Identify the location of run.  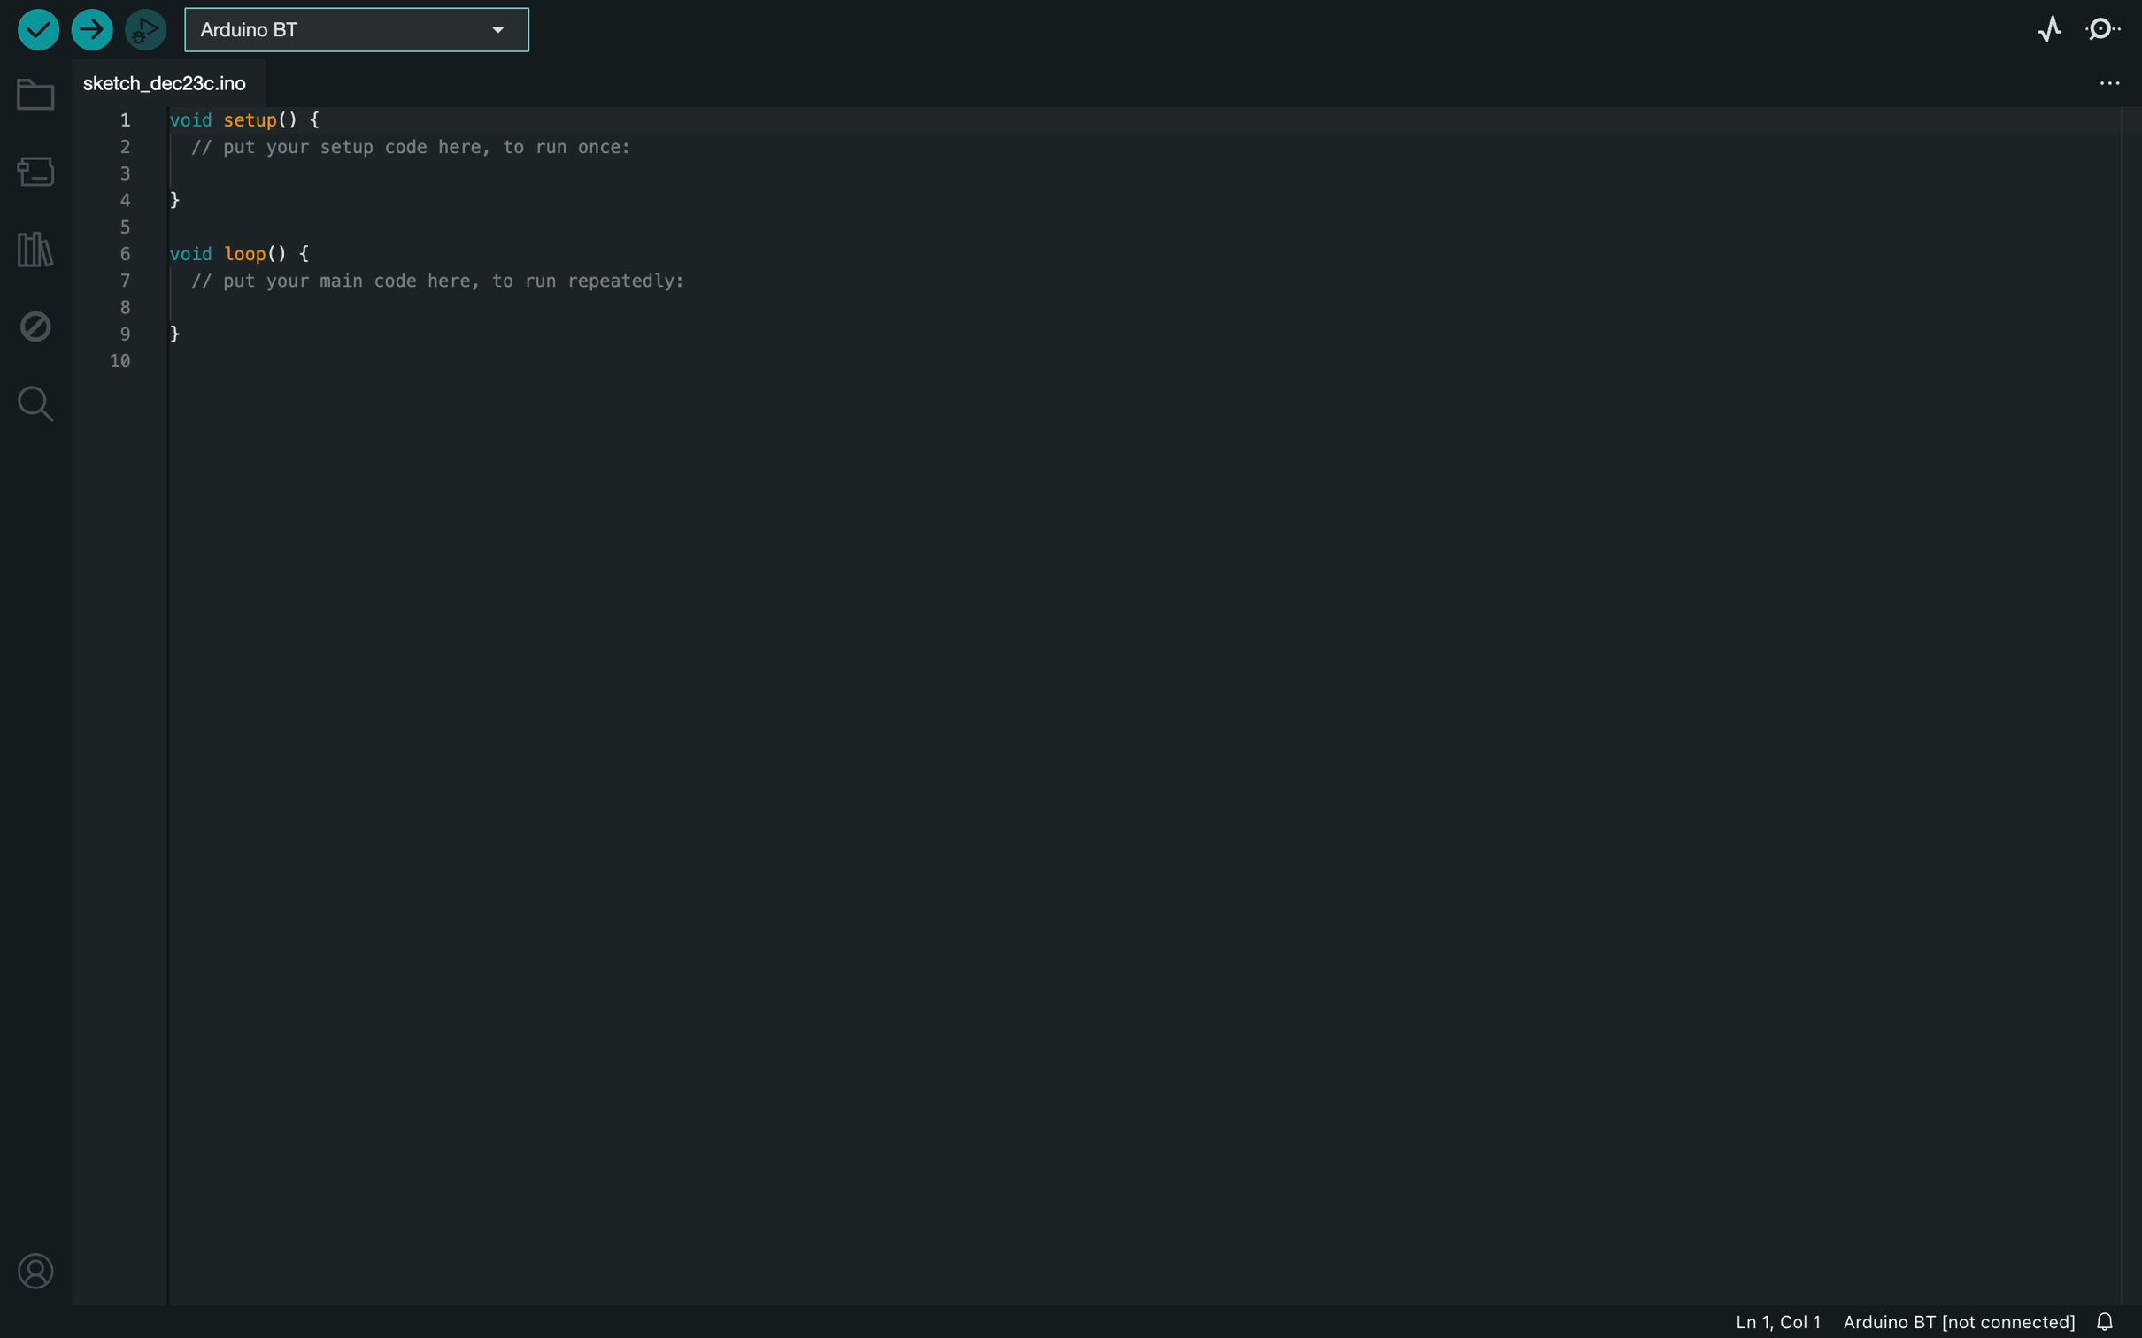
(38, 30).